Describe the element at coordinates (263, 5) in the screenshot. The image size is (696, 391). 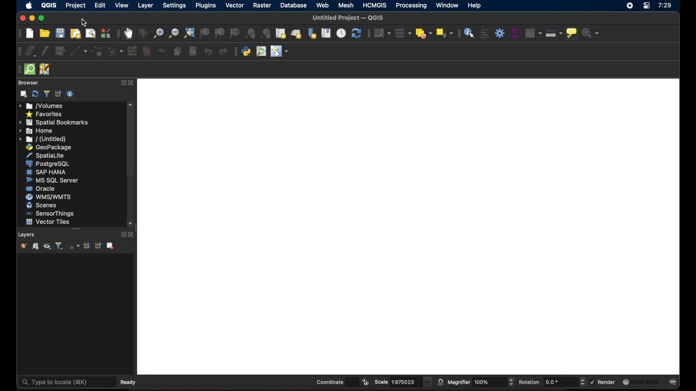
I see `raster` at that location.